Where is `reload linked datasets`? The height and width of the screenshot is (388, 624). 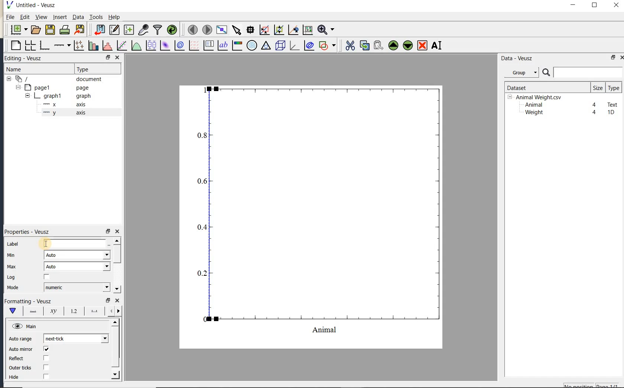 reload linked datasets is located at coordinates (172, 29).